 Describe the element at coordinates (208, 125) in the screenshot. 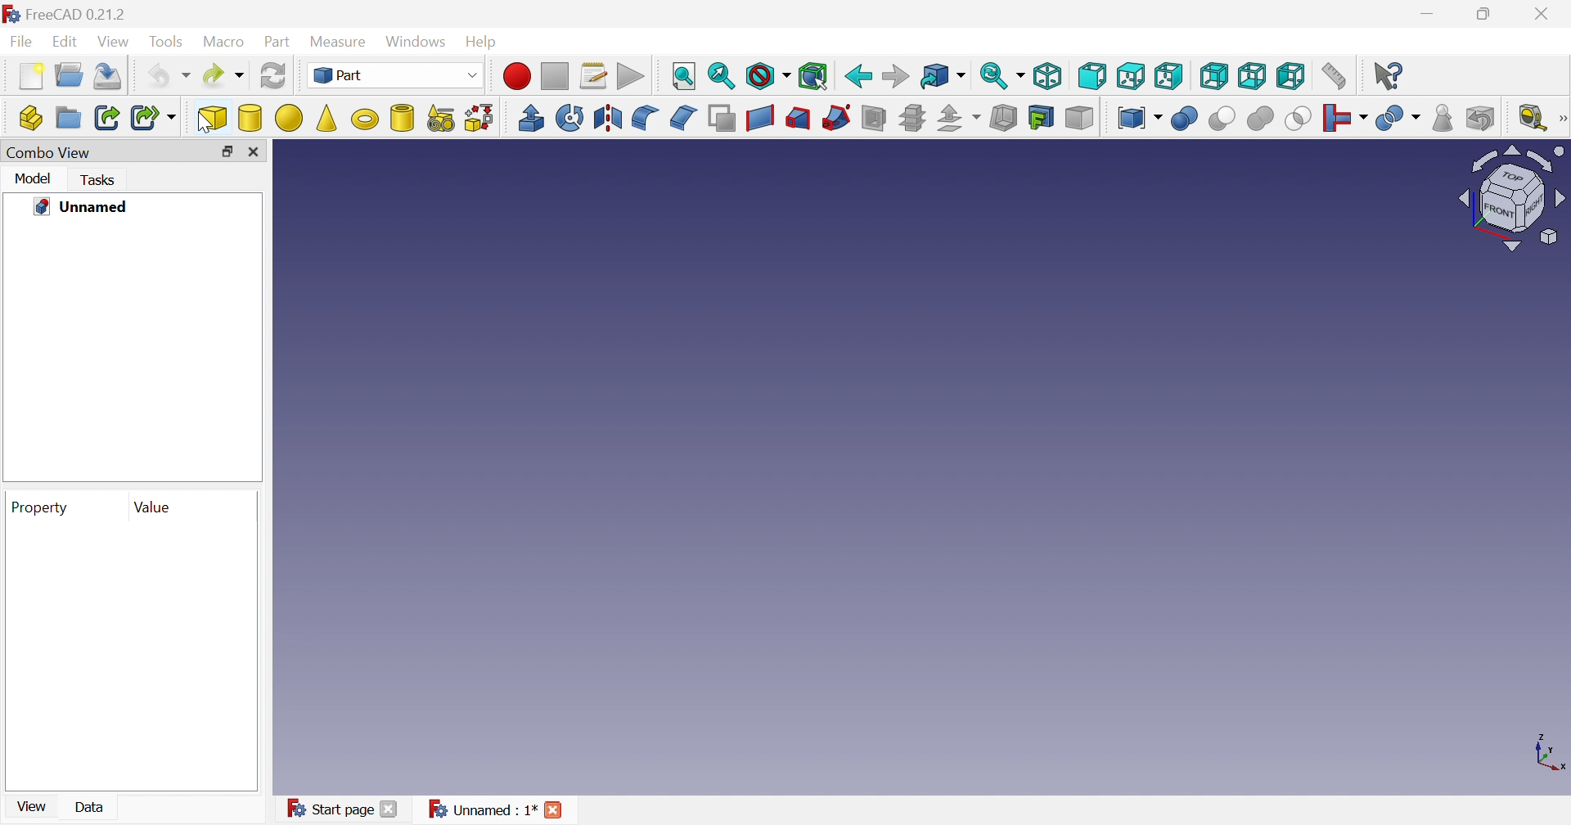

I see `cursor` at that location.